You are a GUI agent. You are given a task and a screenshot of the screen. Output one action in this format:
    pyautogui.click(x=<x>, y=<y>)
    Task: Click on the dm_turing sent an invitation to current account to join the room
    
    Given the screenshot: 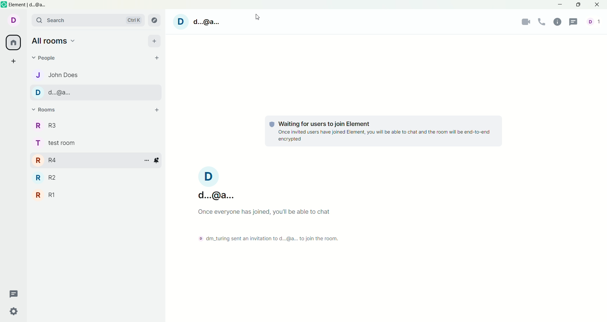 What is the action you would take?
    pyautogui.click(x=268, y=239)
    